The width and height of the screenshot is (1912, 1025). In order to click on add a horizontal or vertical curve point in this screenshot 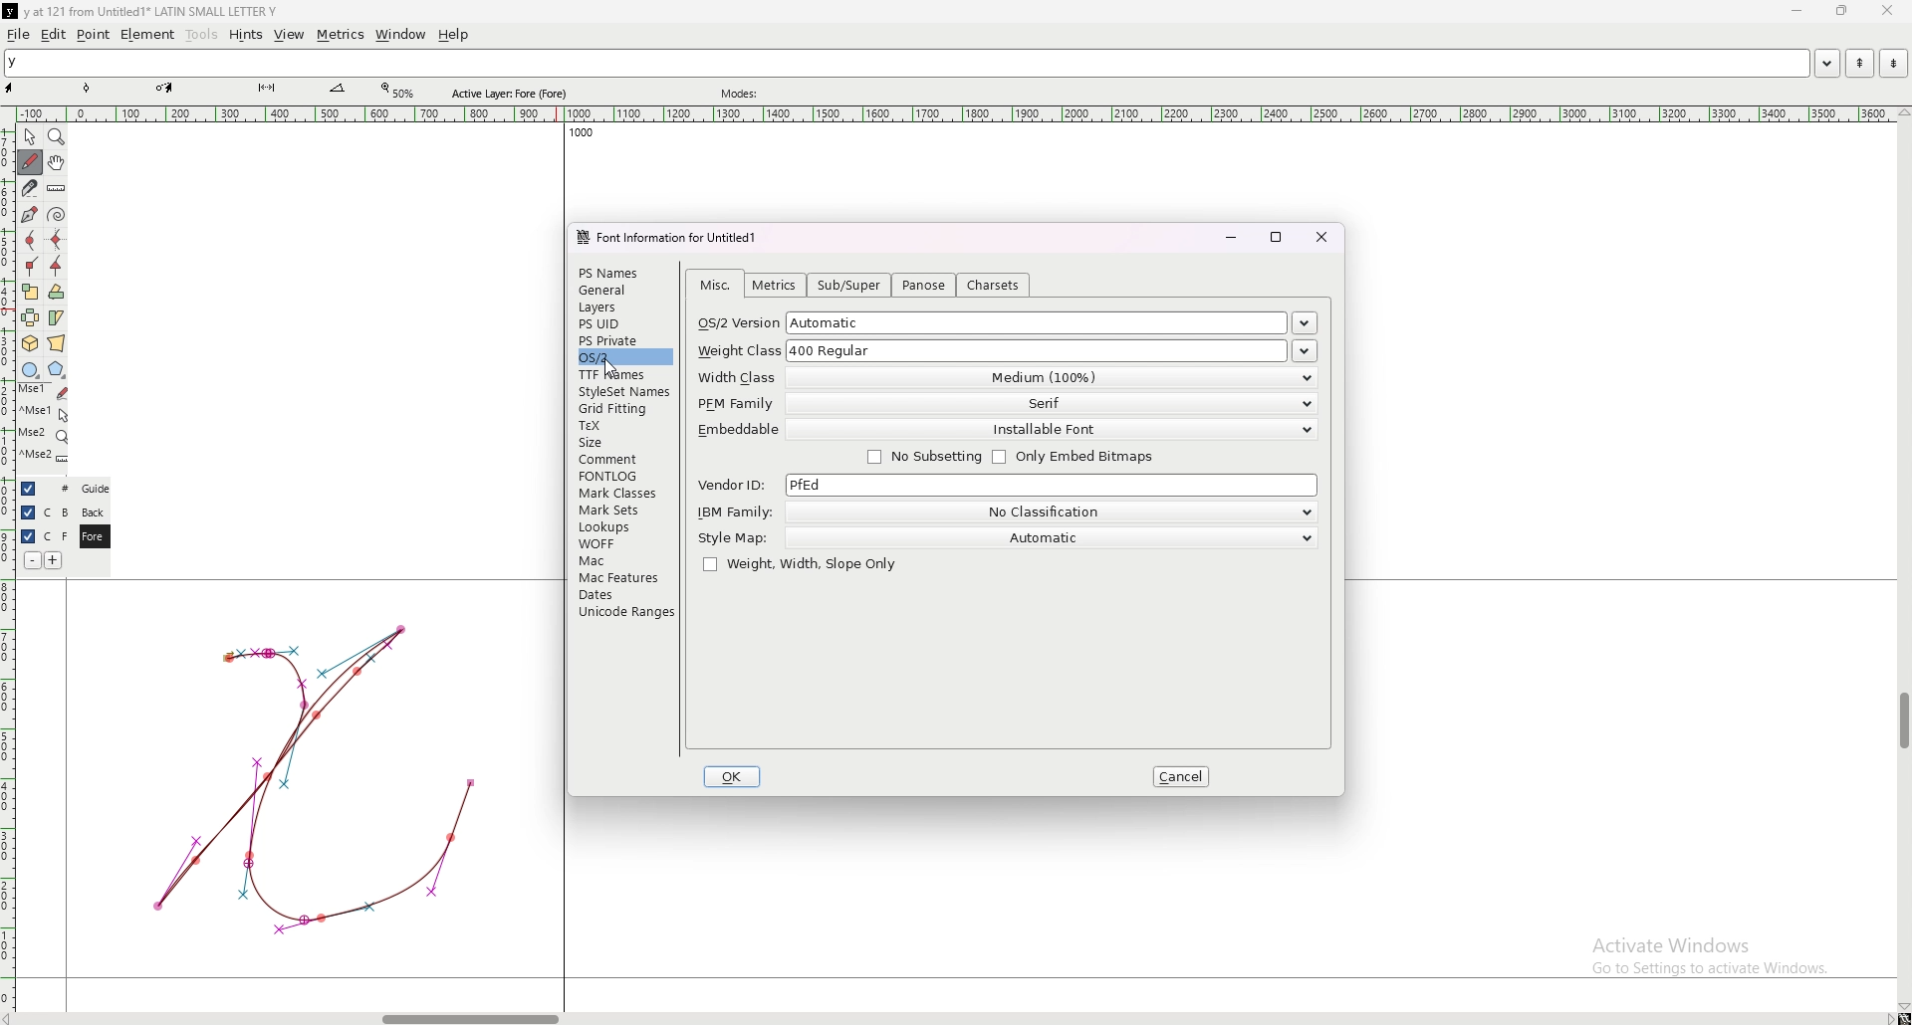, I will do `click(57, 240)`.